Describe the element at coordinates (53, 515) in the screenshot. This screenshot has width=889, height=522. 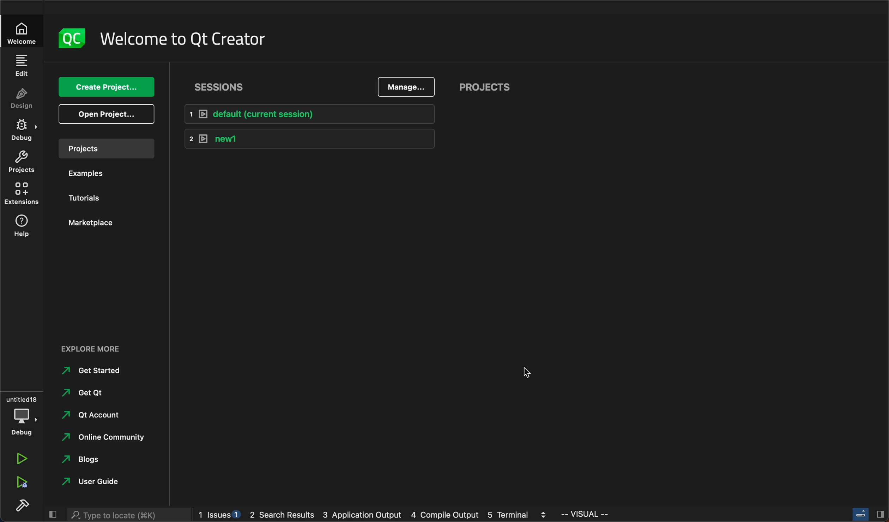
I see `close slide bar` at that location.